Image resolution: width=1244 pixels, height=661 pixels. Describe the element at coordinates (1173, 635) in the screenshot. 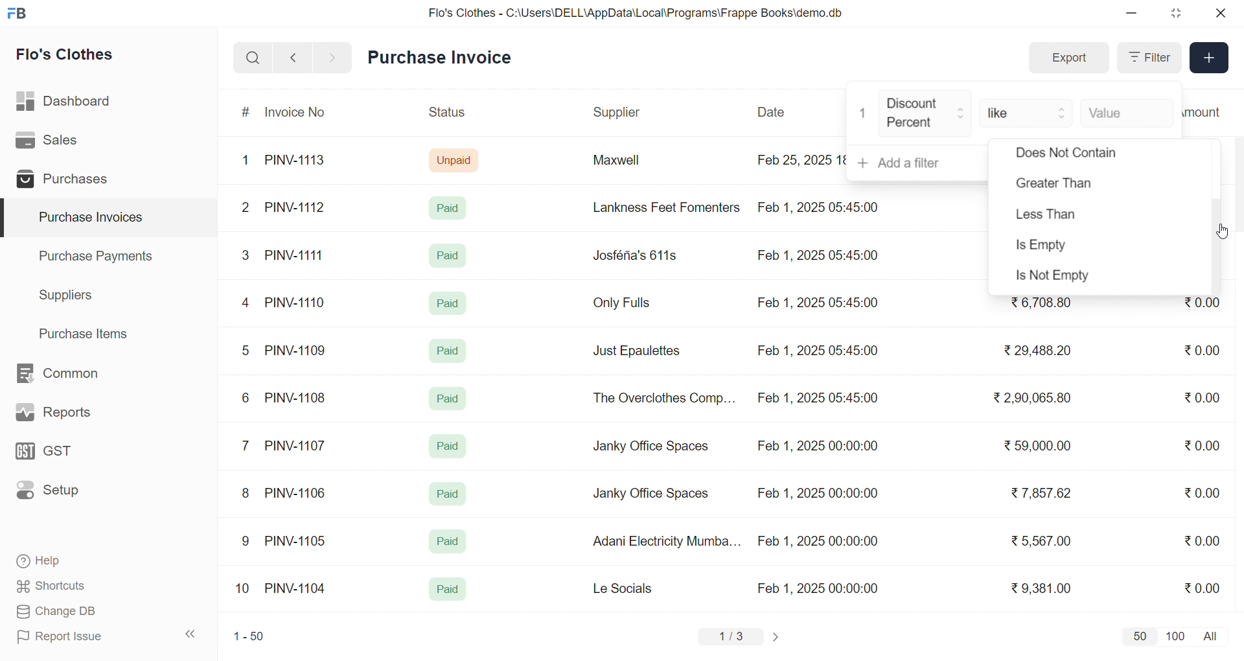

I see `100` at that location.